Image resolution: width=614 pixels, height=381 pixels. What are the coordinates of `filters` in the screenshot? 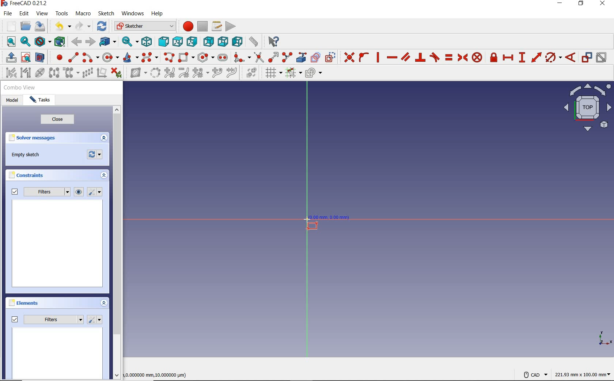 It's located at (39, 192).